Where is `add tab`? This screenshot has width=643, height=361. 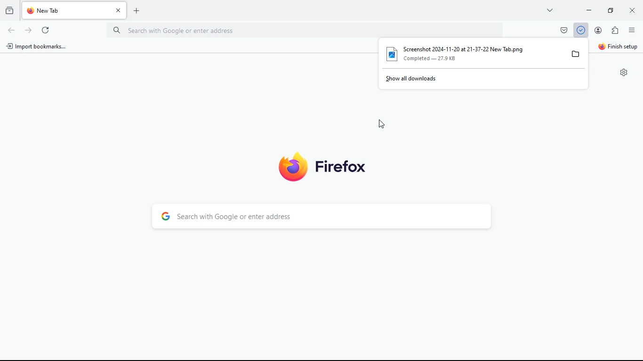
add tab is located at coordinates (136, 12).